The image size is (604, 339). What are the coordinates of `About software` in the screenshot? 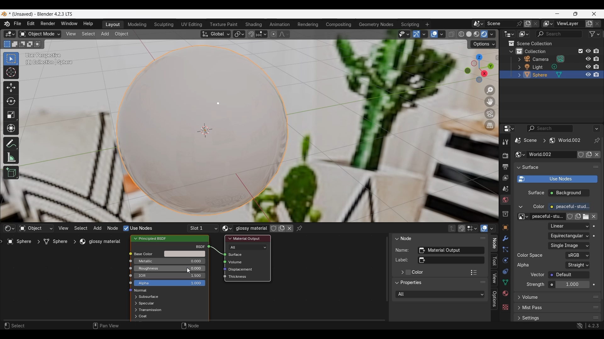 It's located at (7, 24).